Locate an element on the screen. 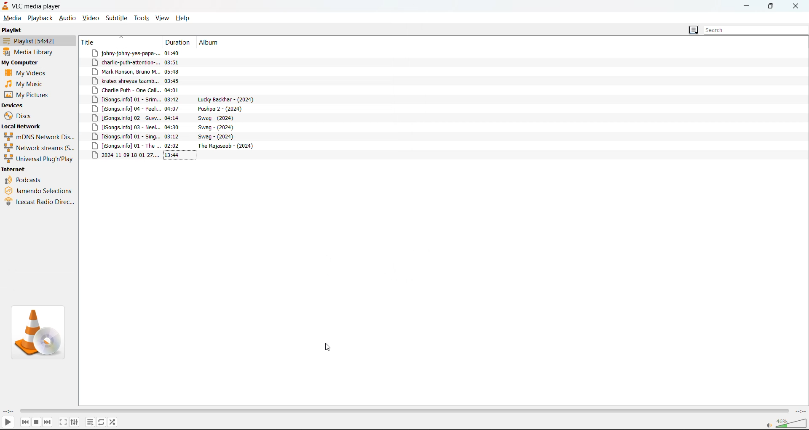 This screenshot has height=430, width=809. track 11 title, duration and album details is located at coordinates (176, 146).